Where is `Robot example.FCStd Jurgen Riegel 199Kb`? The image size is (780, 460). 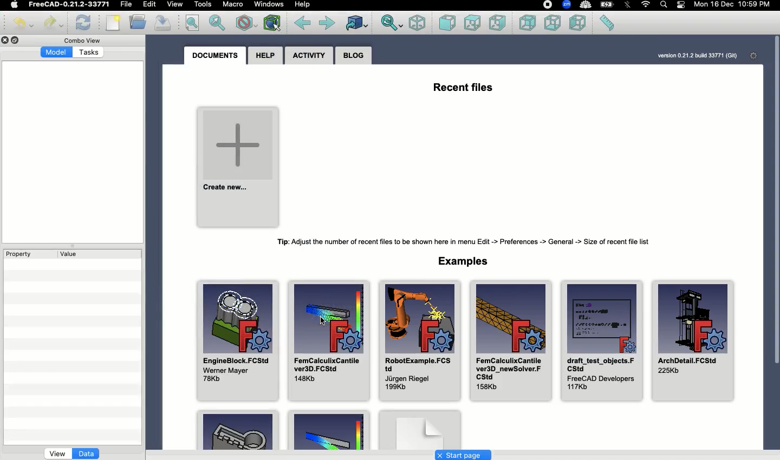
Robot example.FCStd Jurgen Riegel 199Kb is located at coordinates (421, 342).